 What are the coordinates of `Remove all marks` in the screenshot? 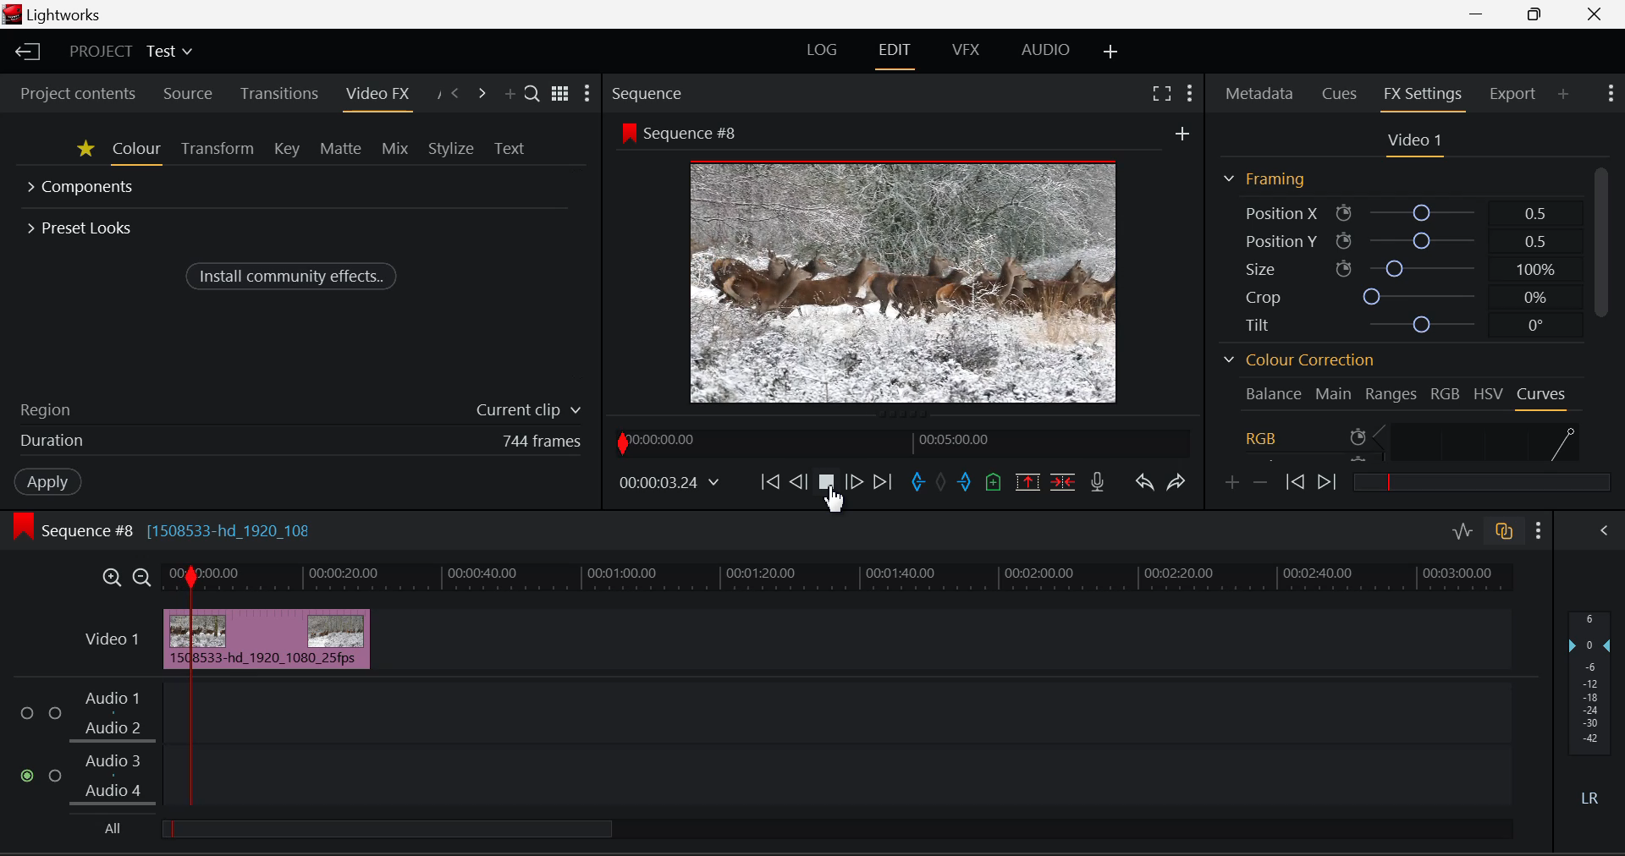 It's located at (943, 483).